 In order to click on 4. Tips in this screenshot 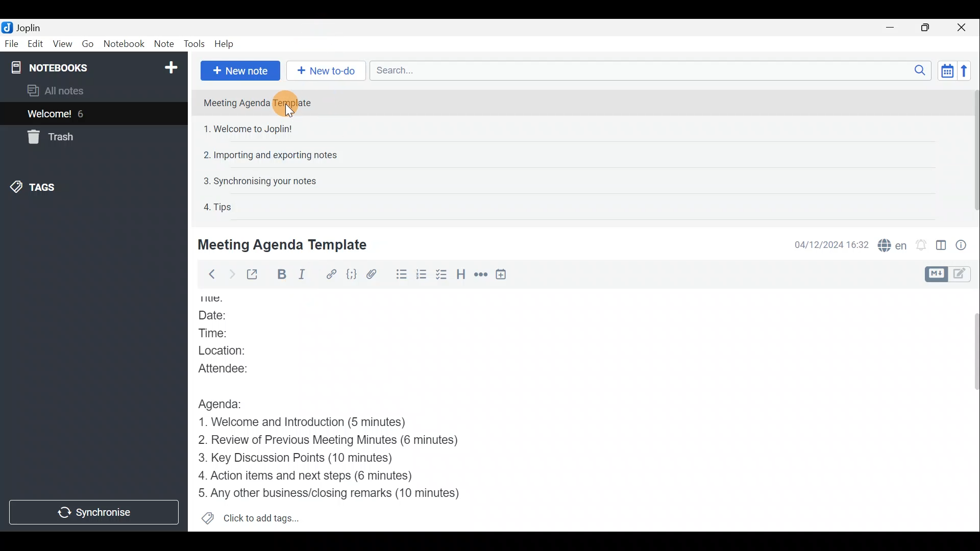, I will do `click(218, 207)`.